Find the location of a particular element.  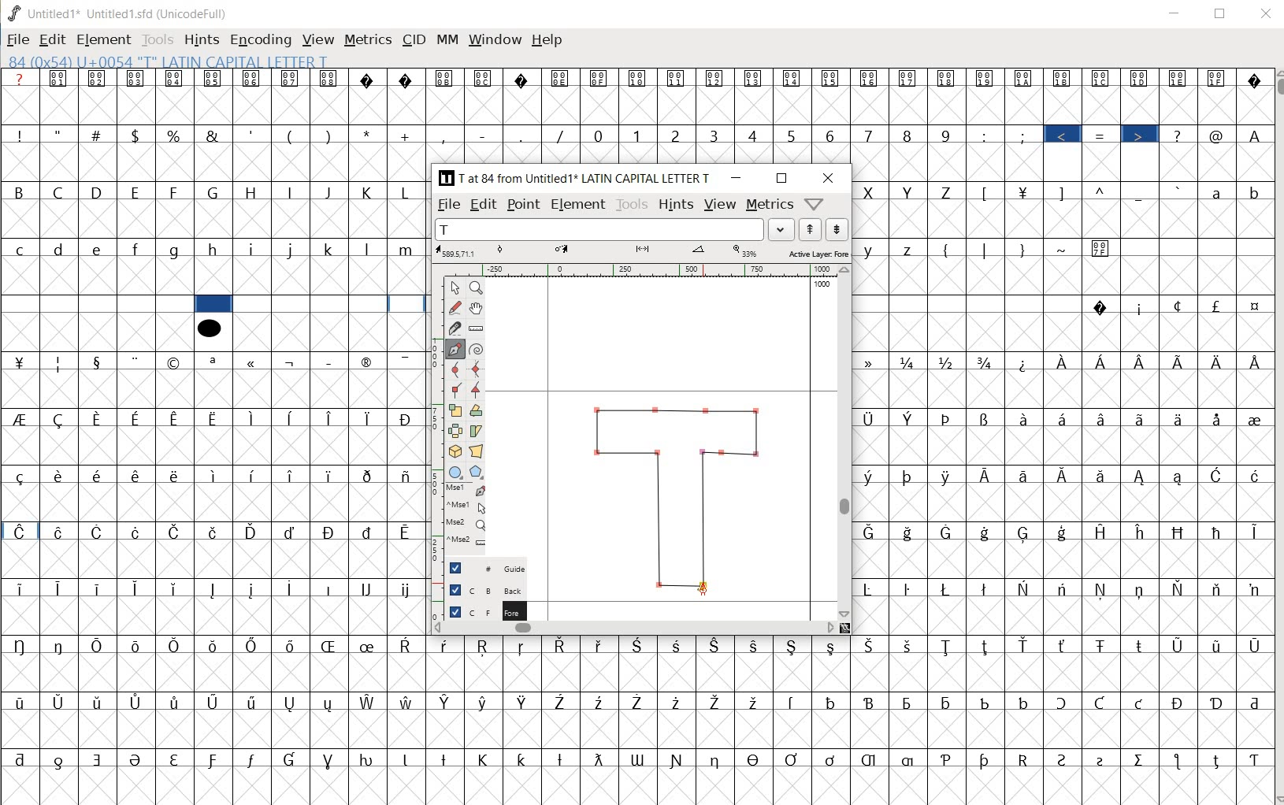

Symbol is located at coordinates (1141, 759).